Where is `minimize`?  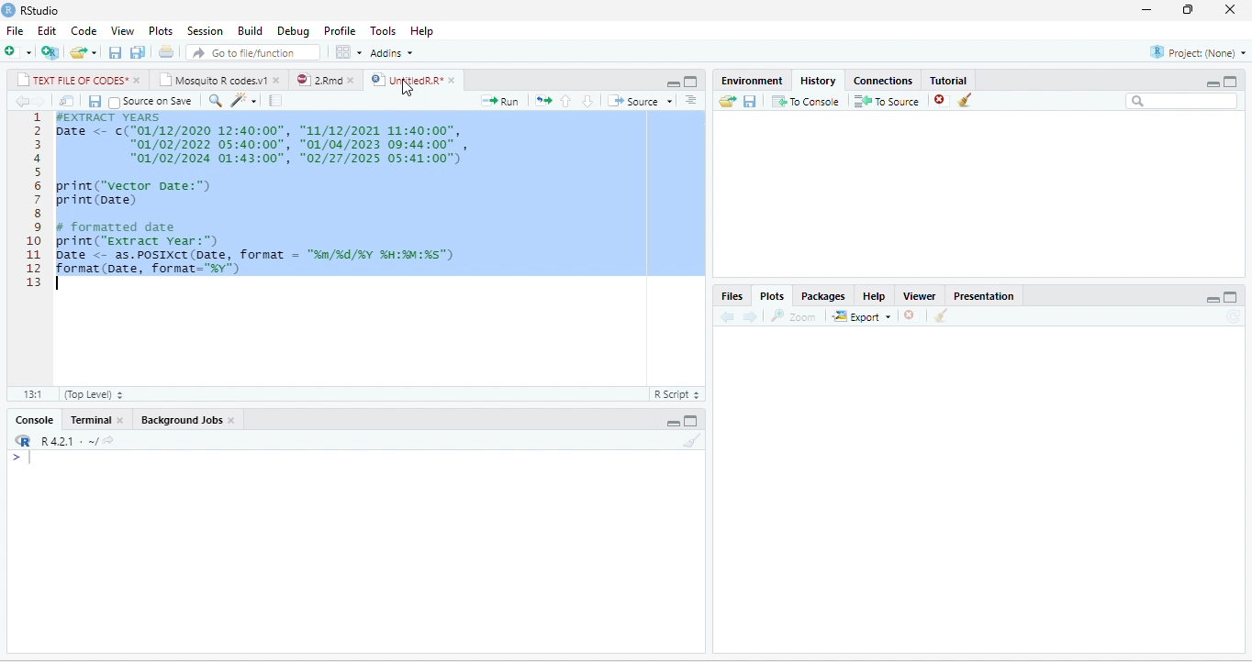 minimize is located at coordinates (673, 83).